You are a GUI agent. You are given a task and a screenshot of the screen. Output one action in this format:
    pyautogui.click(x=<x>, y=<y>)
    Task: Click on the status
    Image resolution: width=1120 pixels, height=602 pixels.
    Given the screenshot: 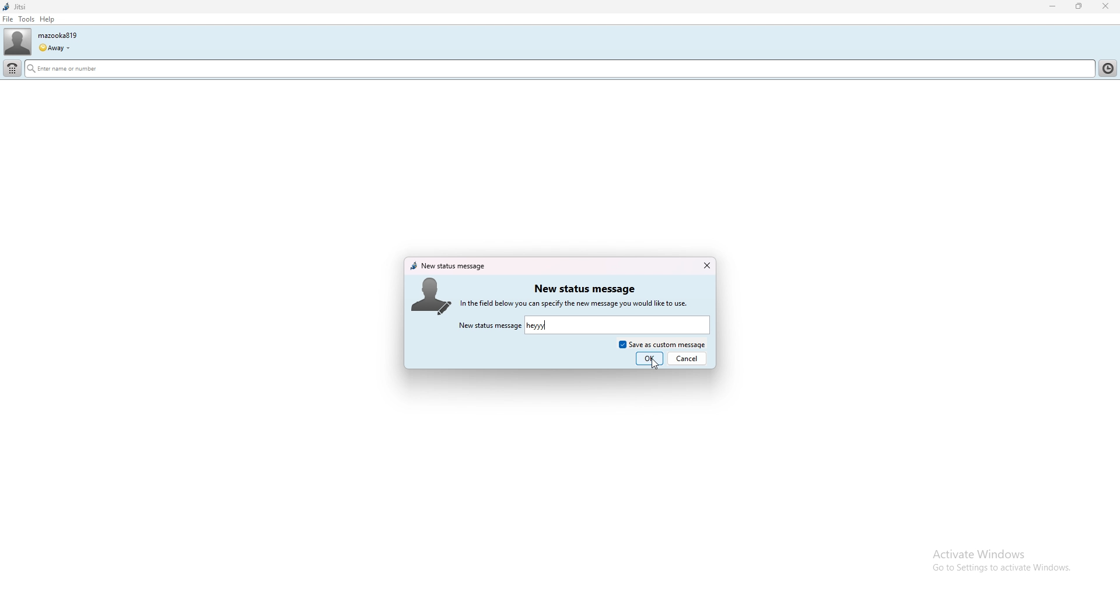 What is the action you would take?
    pyautogui.click(x=54, y=48)
    